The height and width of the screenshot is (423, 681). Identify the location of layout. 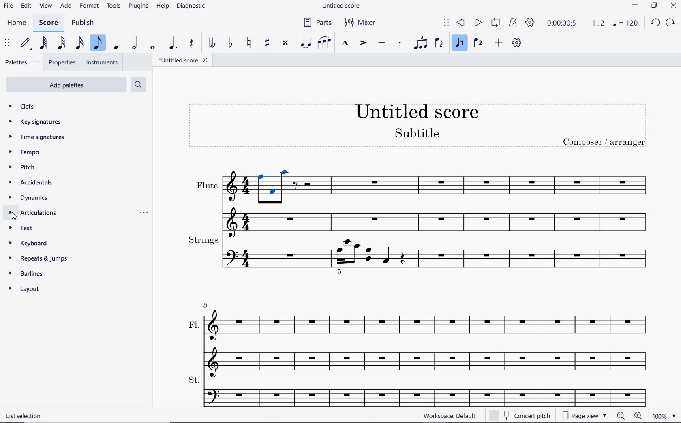
(25, 290).